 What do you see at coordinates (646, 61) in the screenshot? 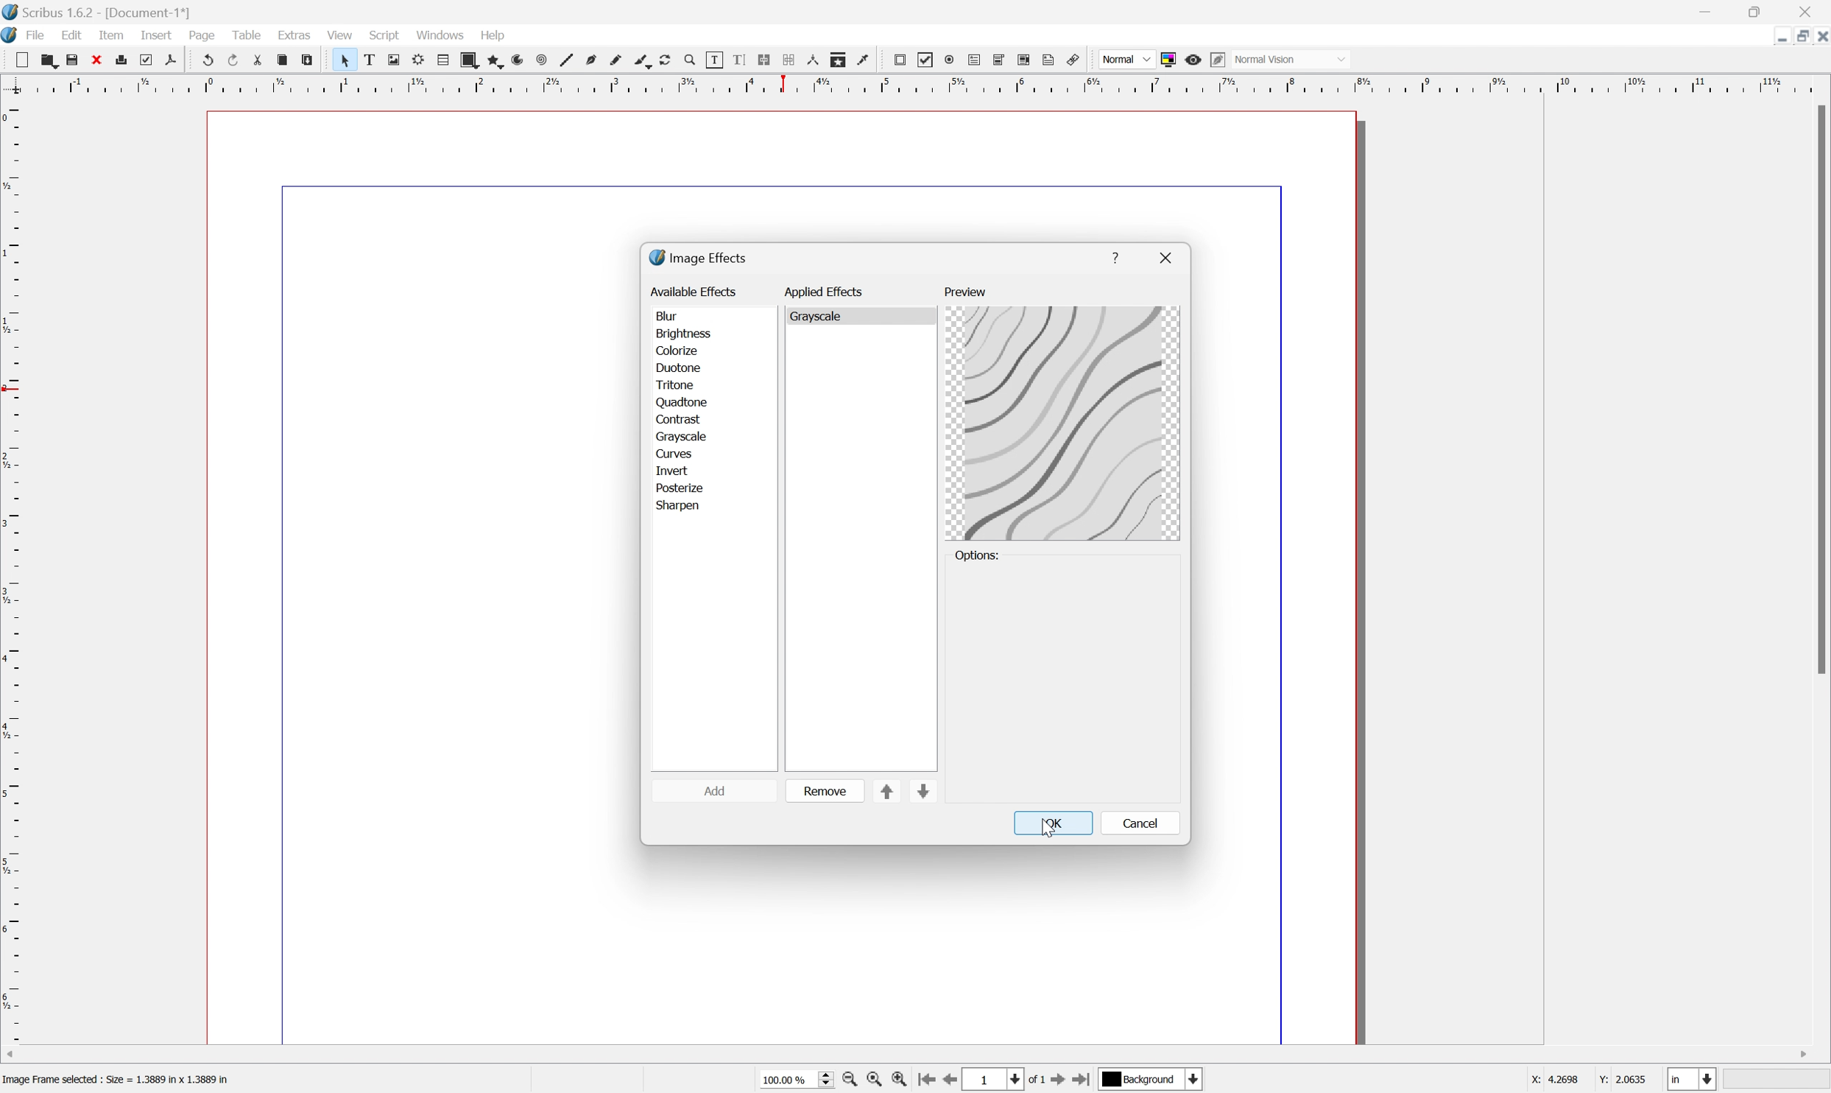
I see `Calligraphic line` at bounding box center [646, 61].